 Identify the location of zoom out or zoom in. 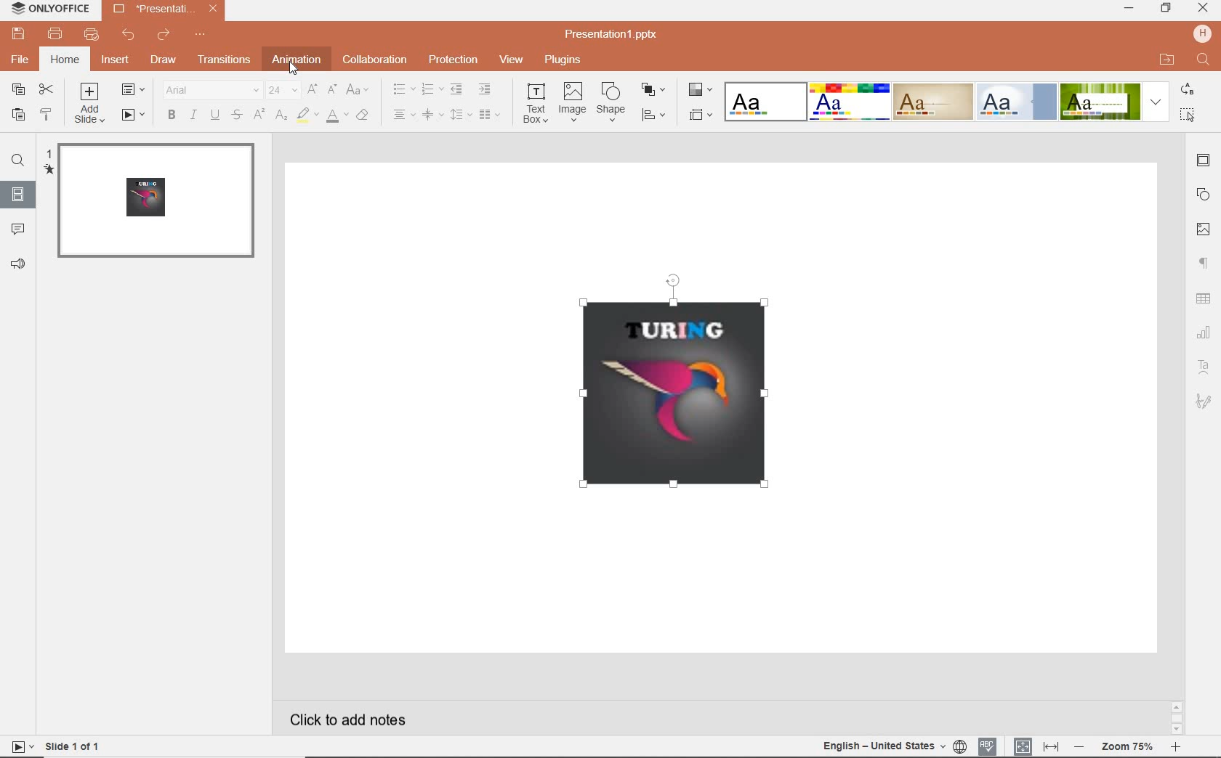
(1128, 748).